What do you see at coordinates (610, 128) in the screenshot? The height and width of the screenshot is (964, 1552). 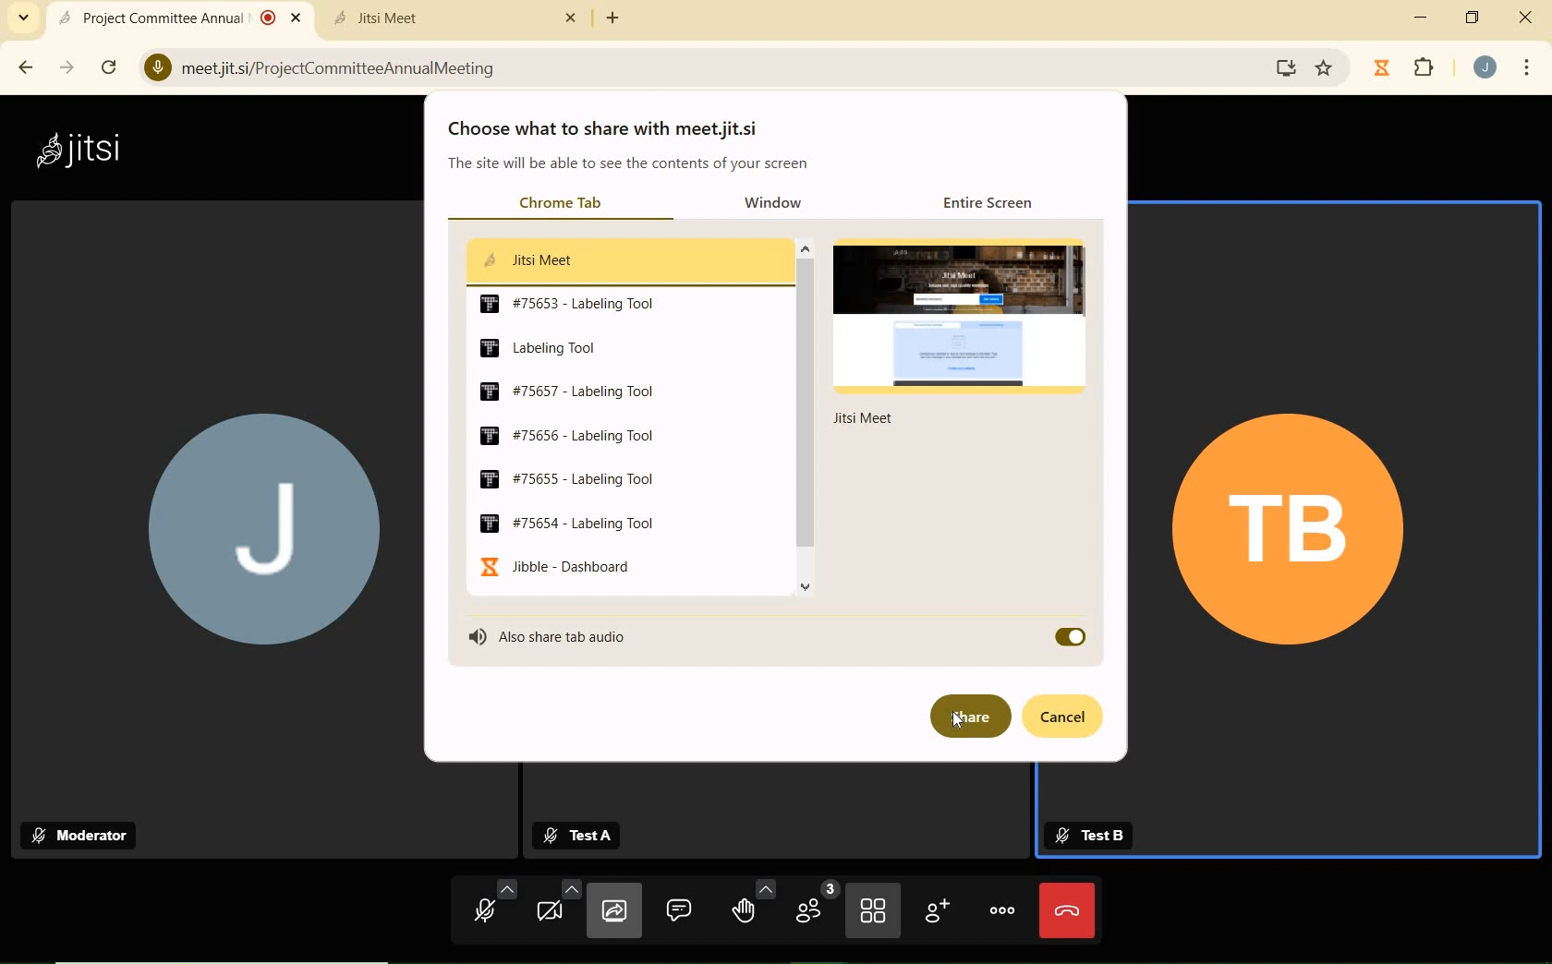 I see `choose what to share with meet.jit.si` at bounding box center [610, 128].